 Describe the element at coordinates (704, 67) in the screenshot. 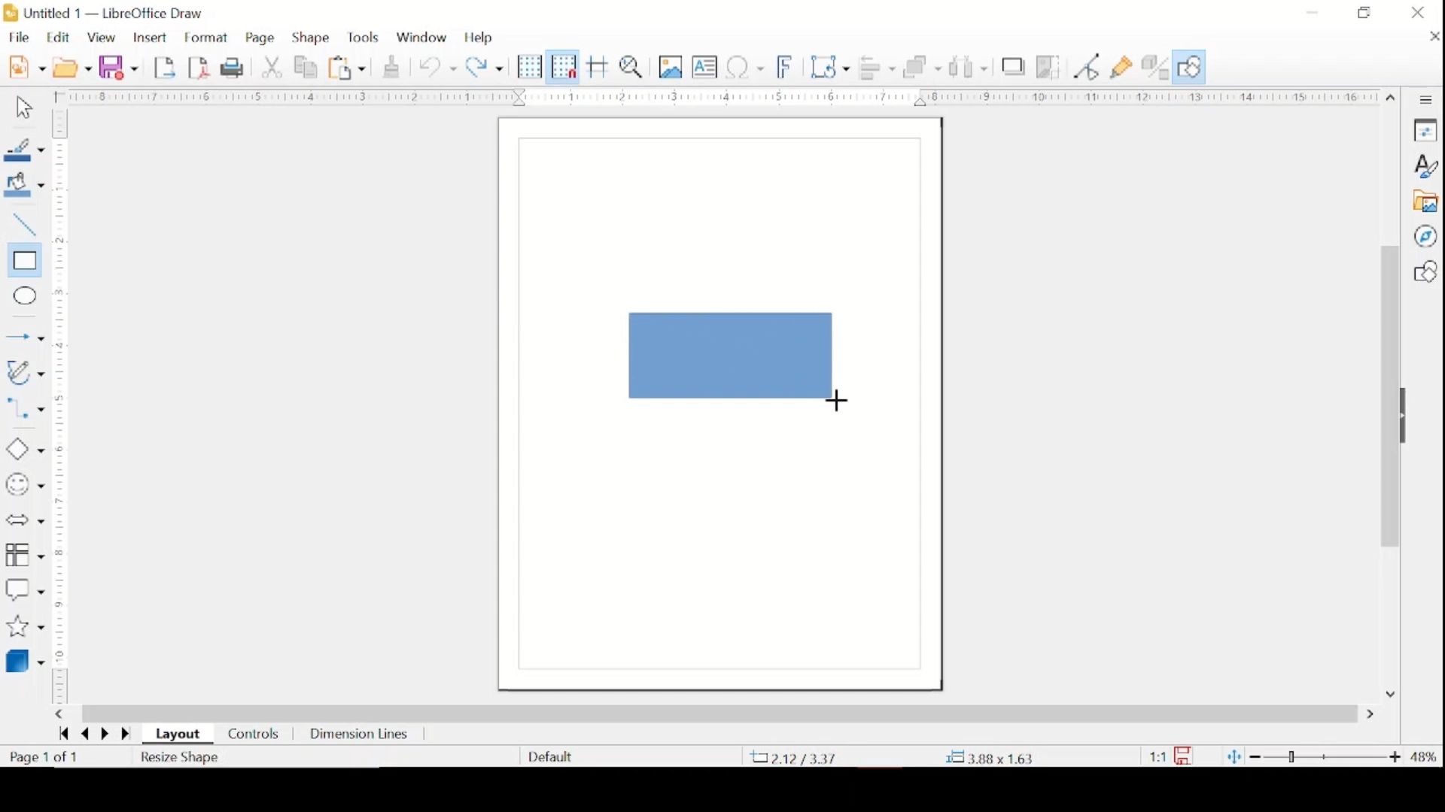

I see `insert textbox` at that location.